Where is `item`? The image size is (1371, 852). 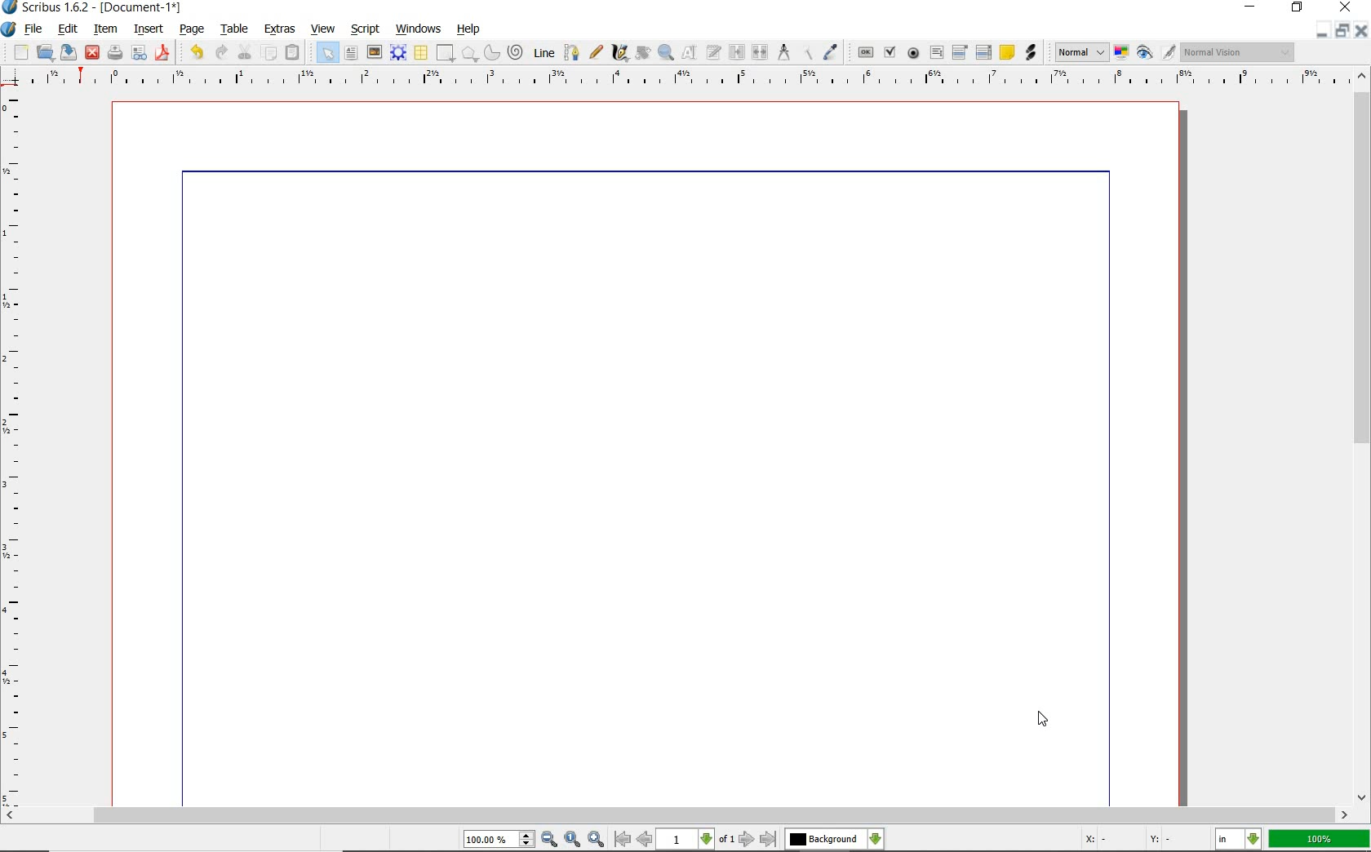
item is located at coordinates (106, 30).